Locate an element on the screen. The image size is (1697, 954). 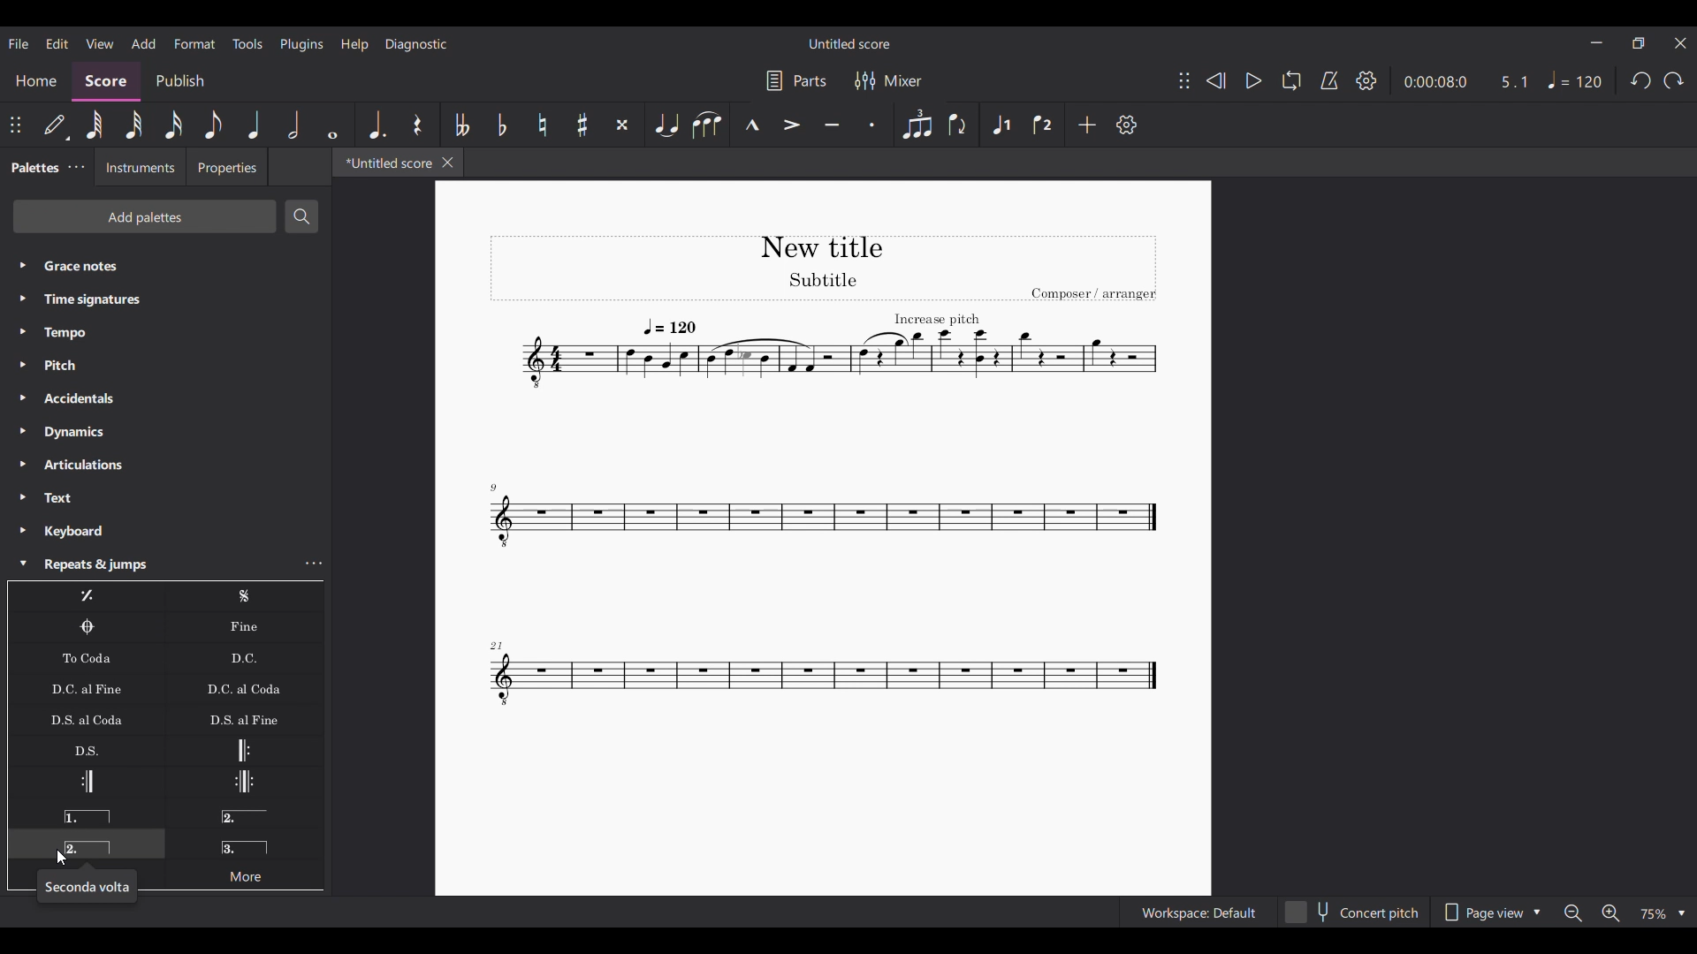
D.S. al Coda is located at coordinates (87, 719).